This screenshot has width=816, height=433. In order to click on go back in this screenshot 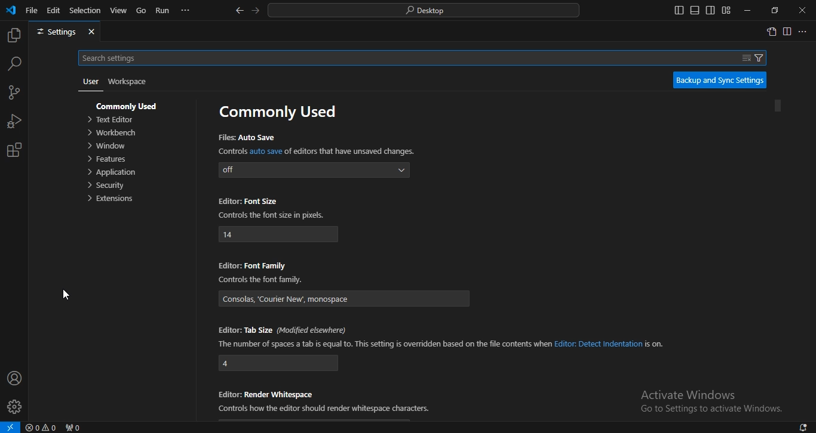, I will do `click(240, 11)`.